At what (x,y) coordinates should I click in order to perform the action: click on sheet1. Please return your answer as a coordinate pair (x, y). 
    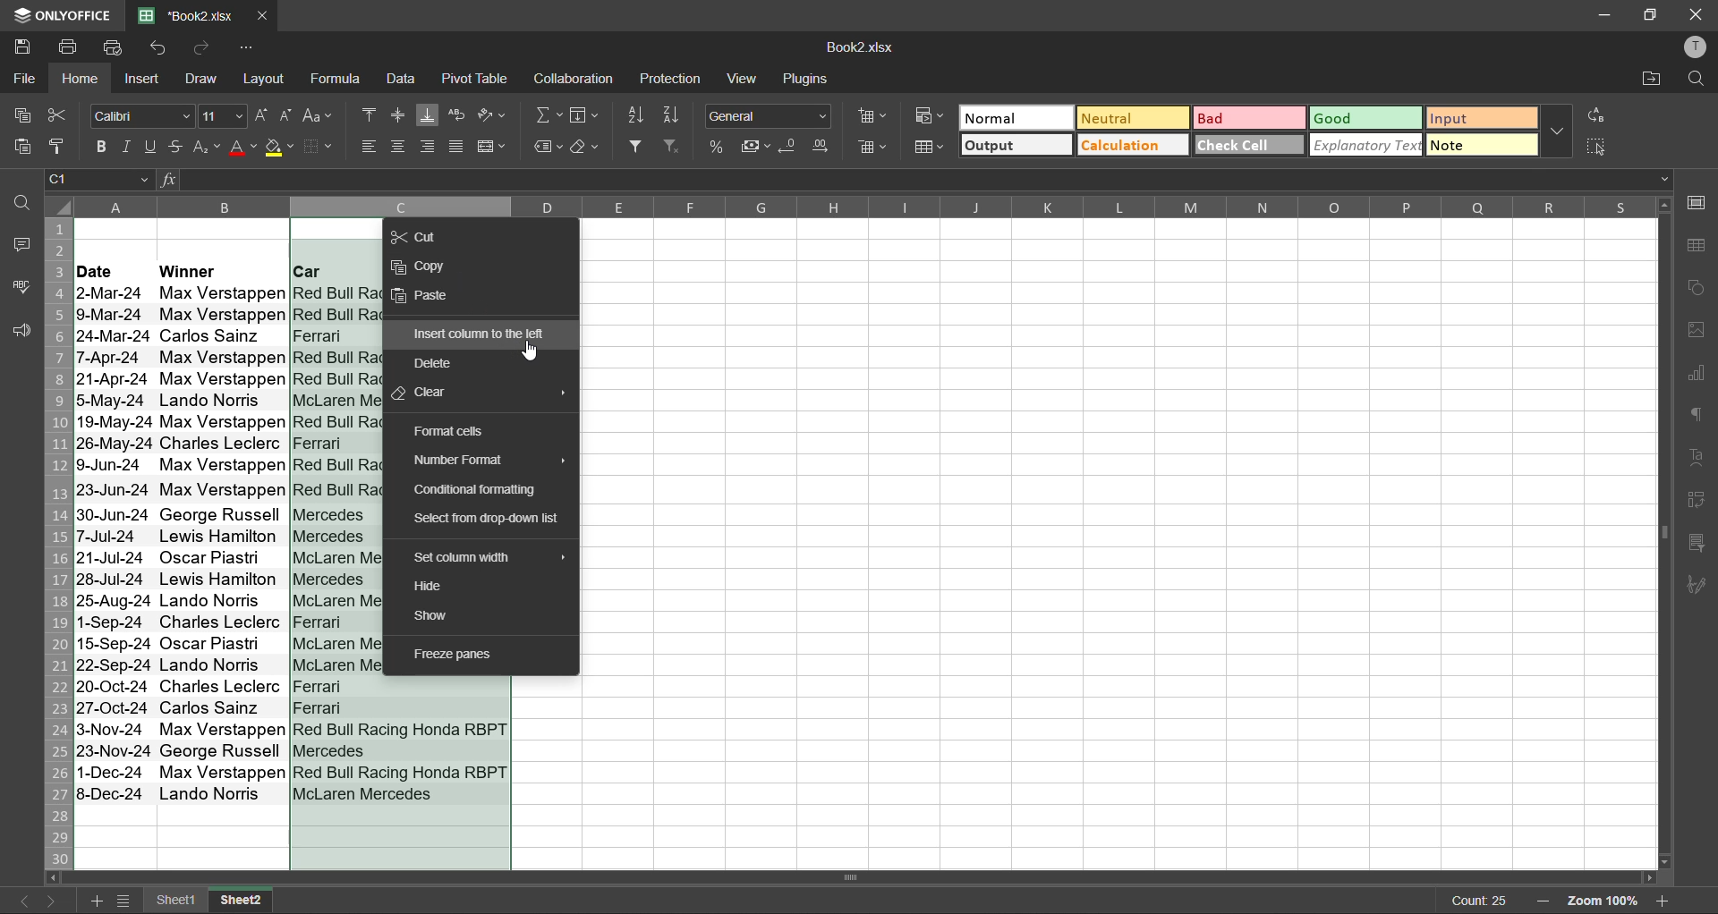
    Looking at the image, I should click on (174, 901).